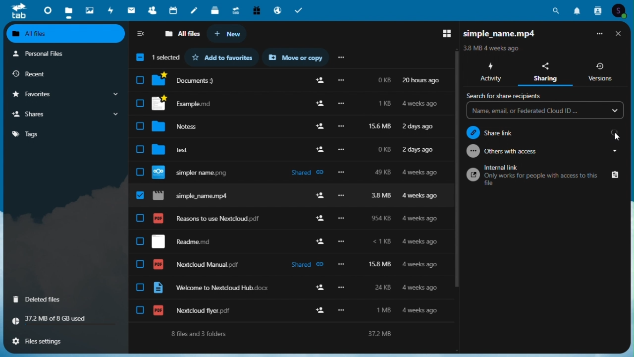  Describe the element at coordinates (597, 10) in the screenshot. I see `Contacts` at that location.